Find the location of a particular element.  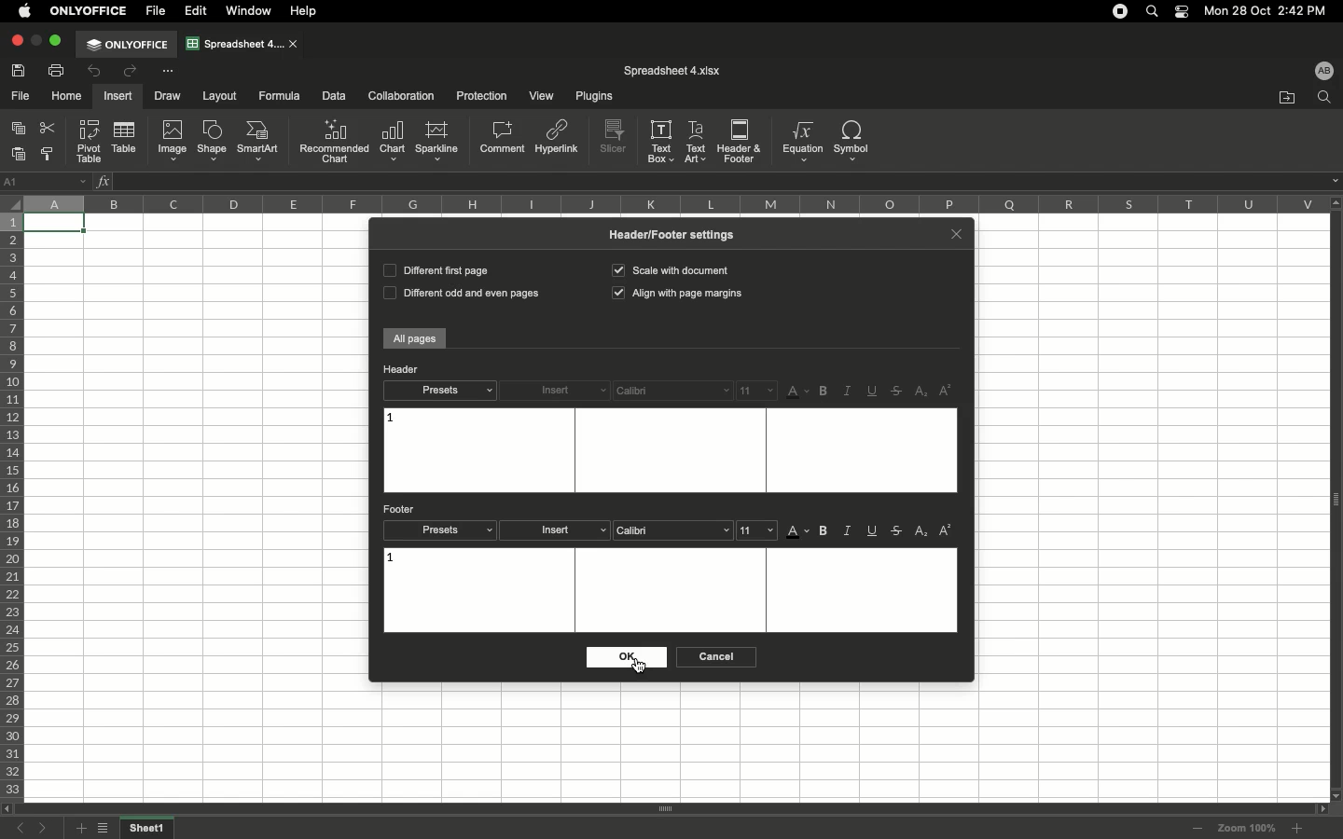

User is located at coordinates (1323, 70).